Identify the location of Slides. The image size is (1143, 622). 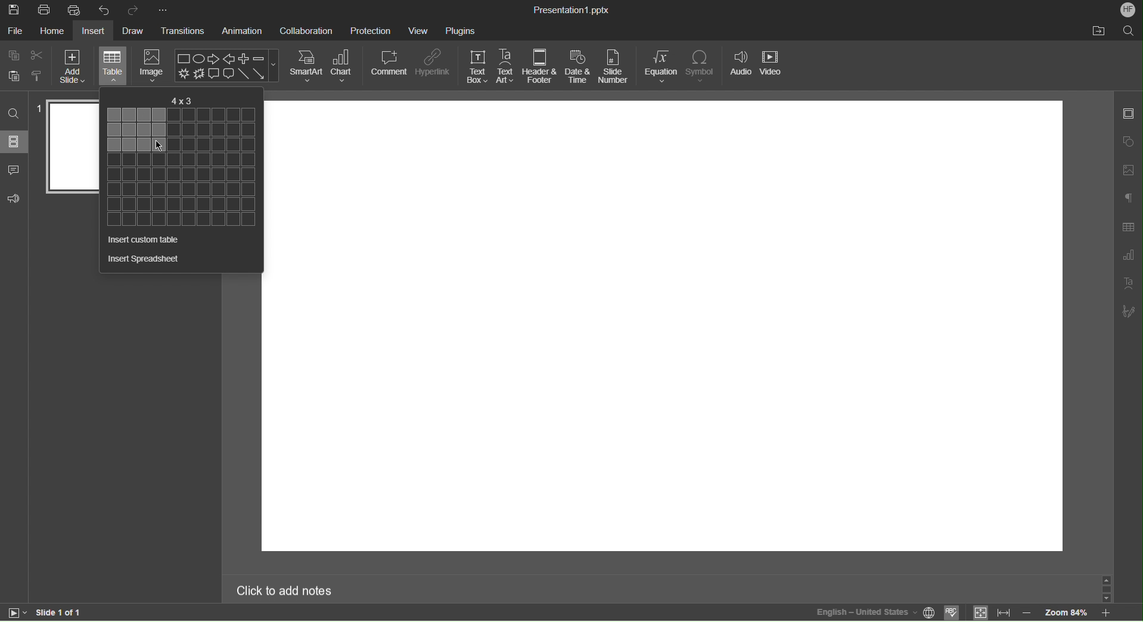
(15, 142).